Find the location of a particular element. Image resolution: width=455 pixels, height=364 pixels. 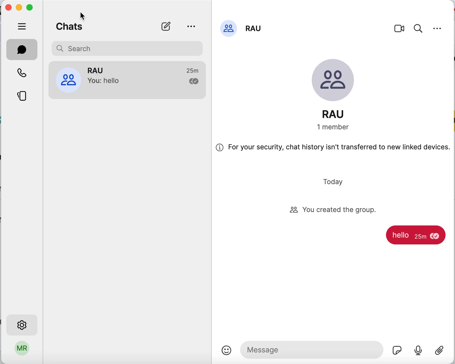

today is located at coordinates (335, 183).